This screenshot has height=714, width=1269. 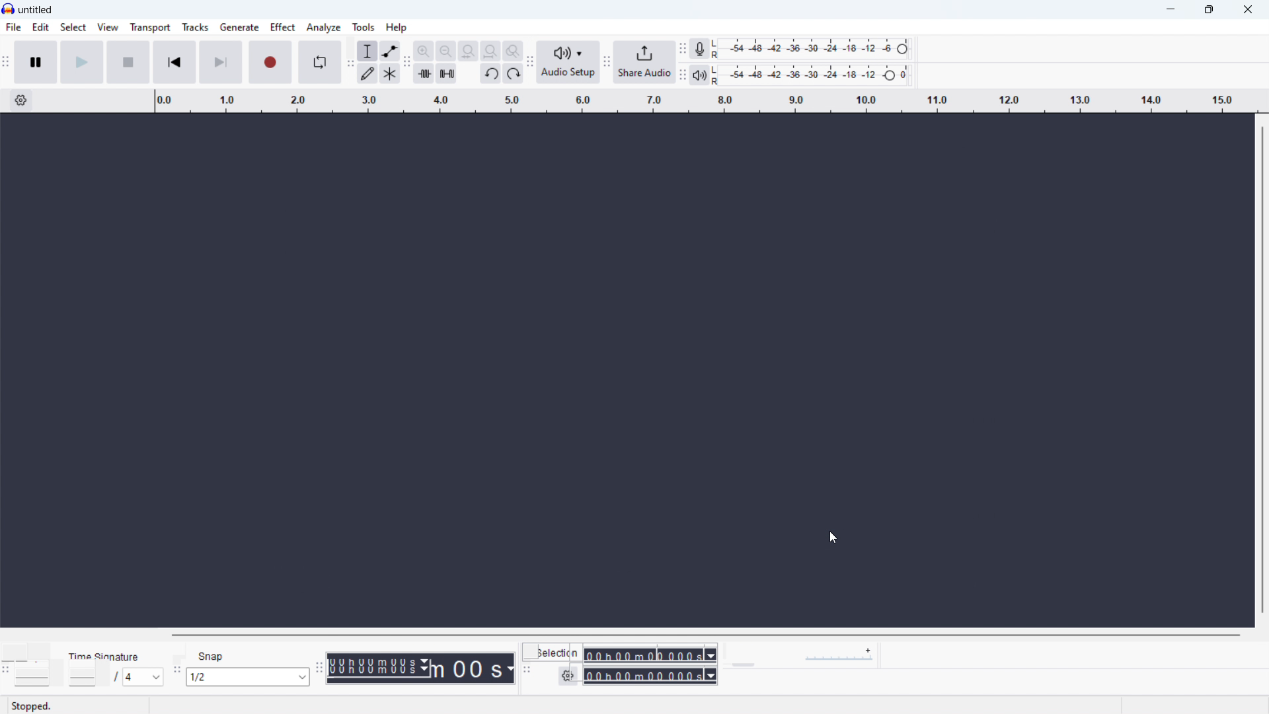 What do you see at coordinates (7, 669) in the screenshot?
I see `time signature toolbar` at bounding box center [7, 669].